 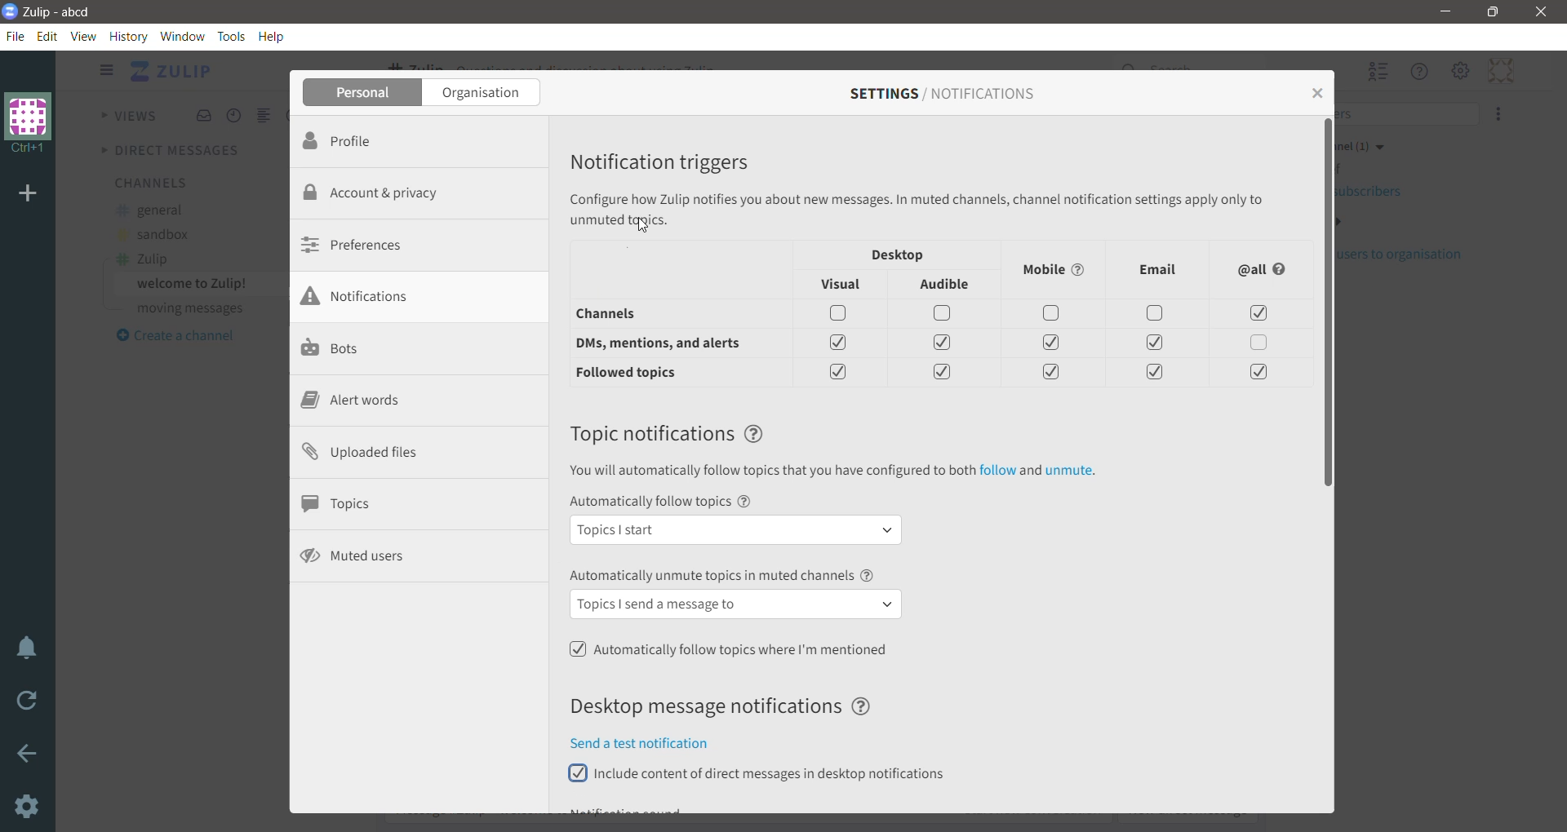 What do you see at coordinates (29, 123) in the screenshot?
I see `Organization logo` at bounding box center [29, 123].